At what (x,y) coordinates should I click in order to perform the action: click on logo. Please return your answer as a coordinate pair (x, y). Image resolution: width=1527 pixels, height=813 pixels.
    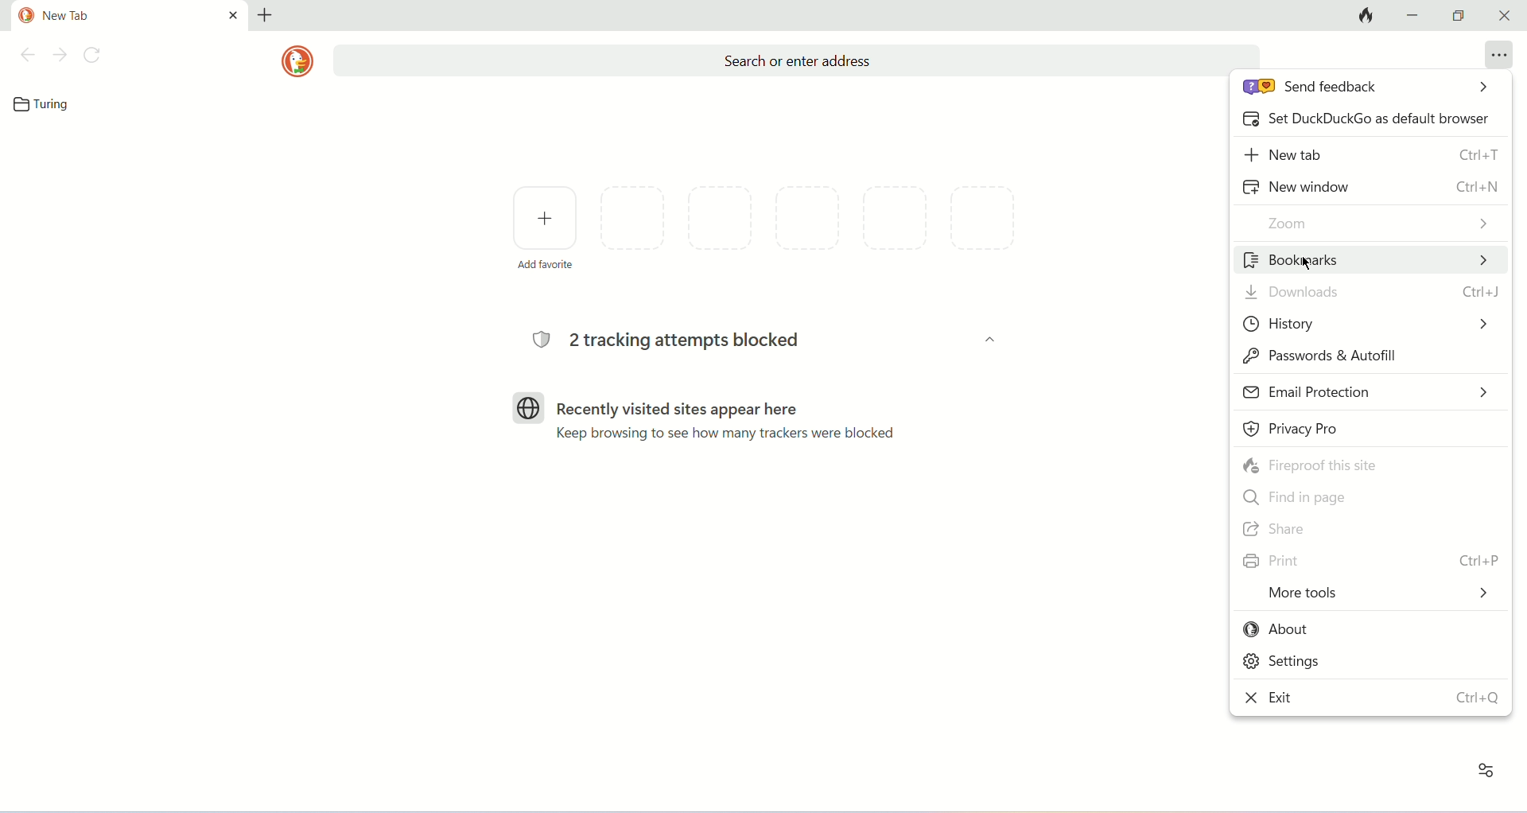
    Looking at the image, I should click on (297, 61).